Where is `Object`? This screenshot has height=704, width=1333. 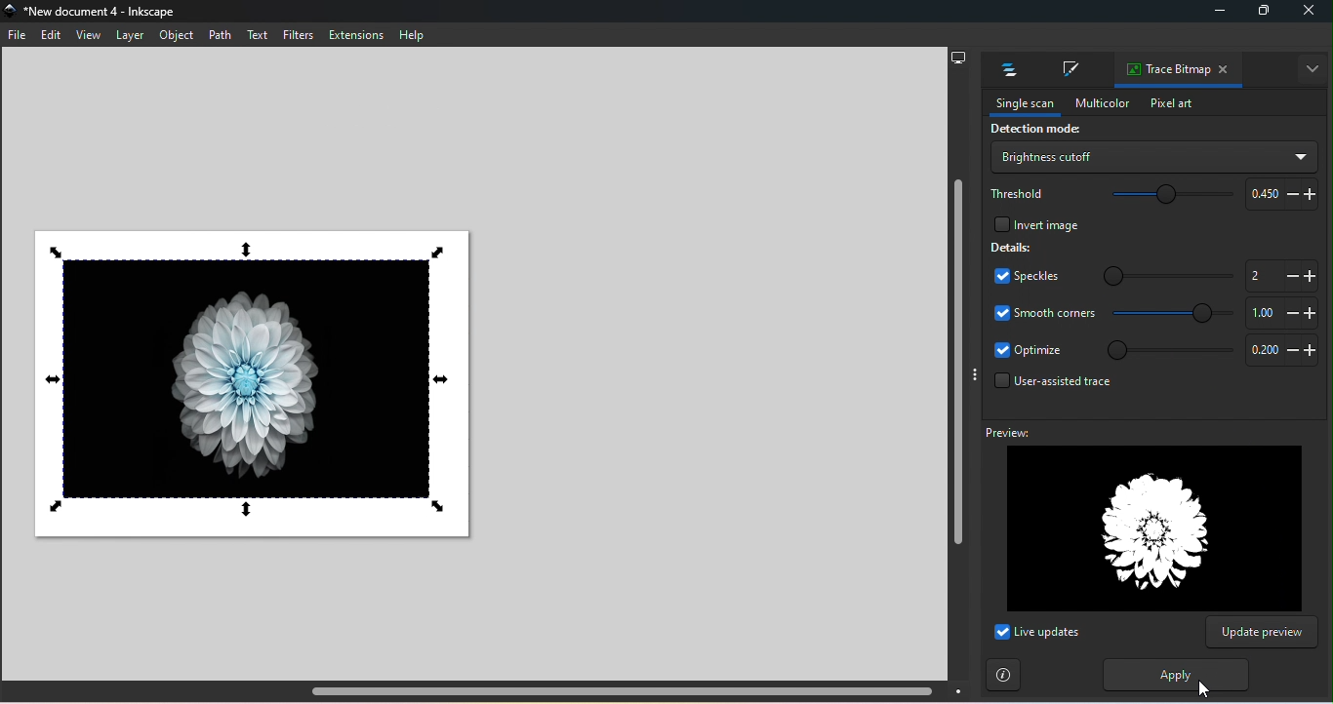
Object is located at coordinates (179, 37).